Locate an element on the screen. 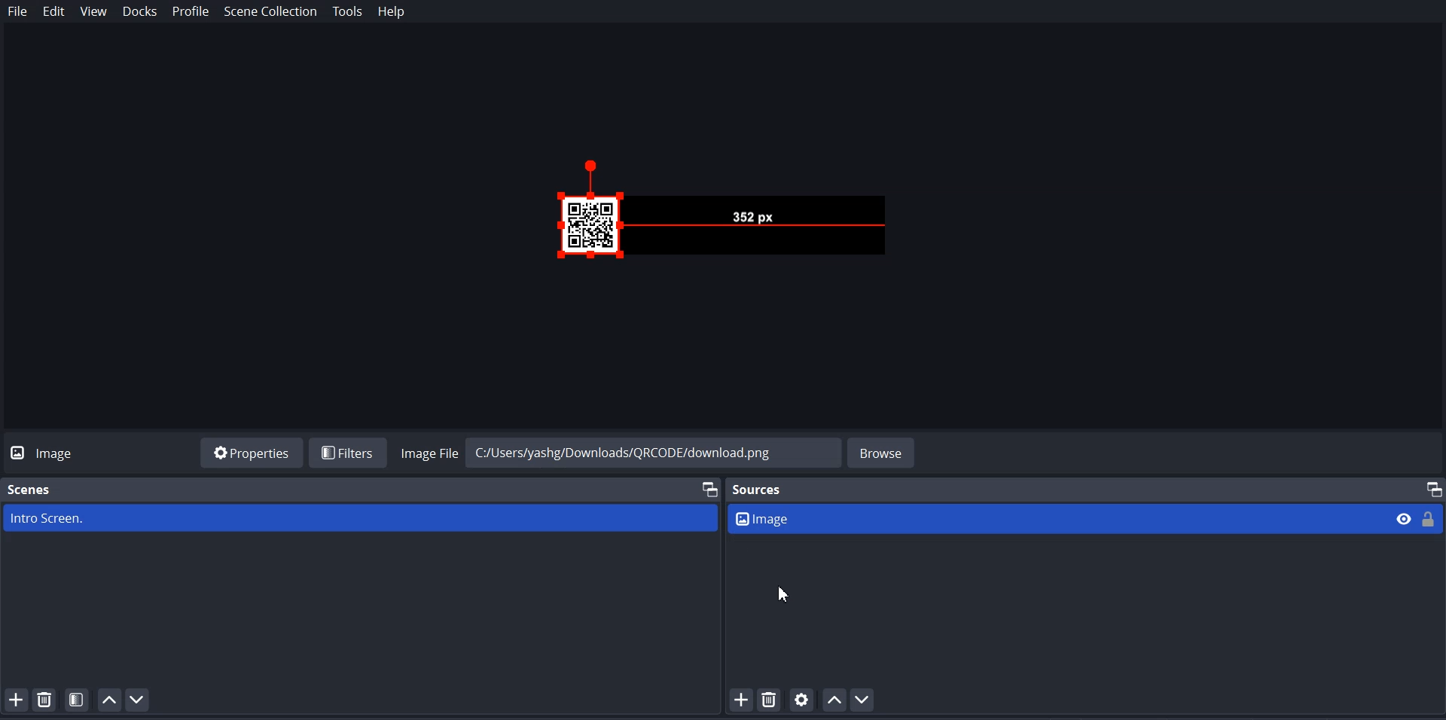  Move Source Up is located at coordinates (835, 699).